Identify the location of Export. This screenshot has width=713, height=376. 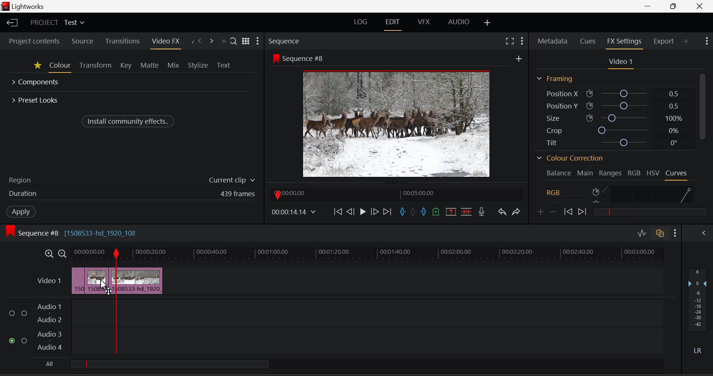
(664, 40).